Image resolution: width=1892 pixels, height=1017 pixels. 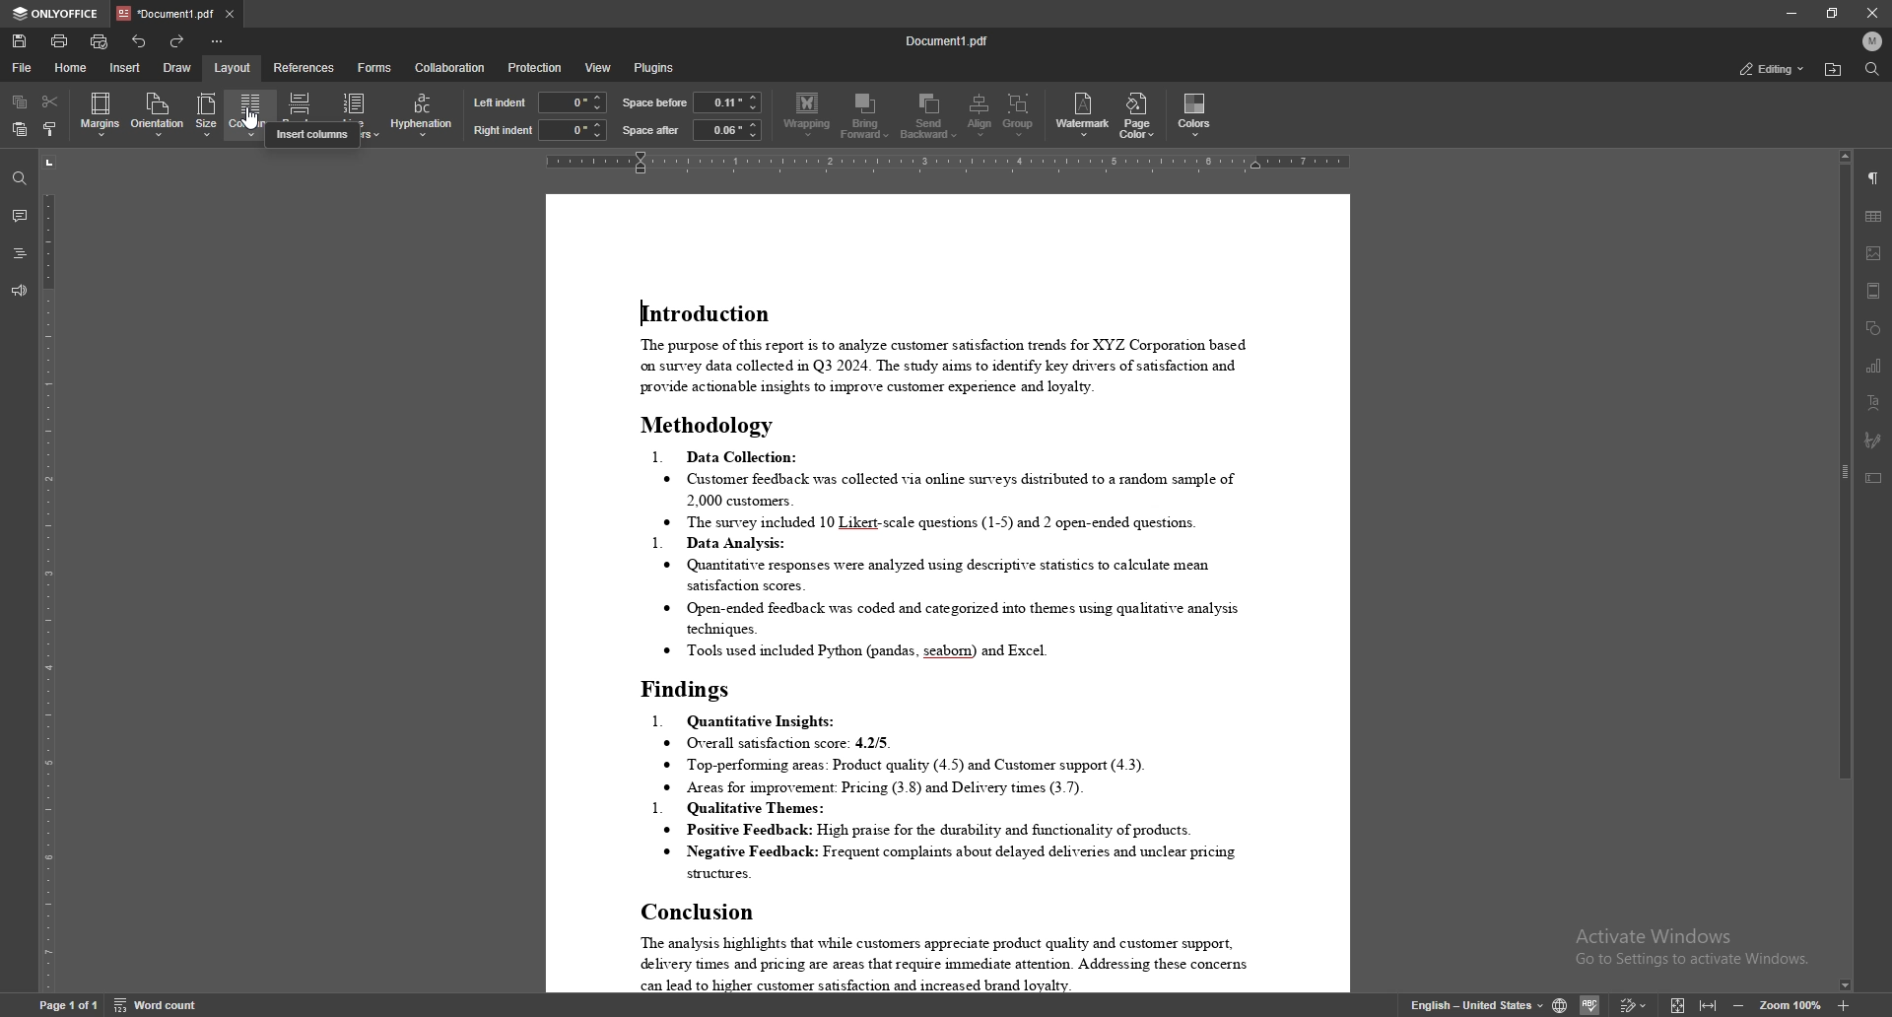 I want to click on copy style, so click(x=49, y=129).